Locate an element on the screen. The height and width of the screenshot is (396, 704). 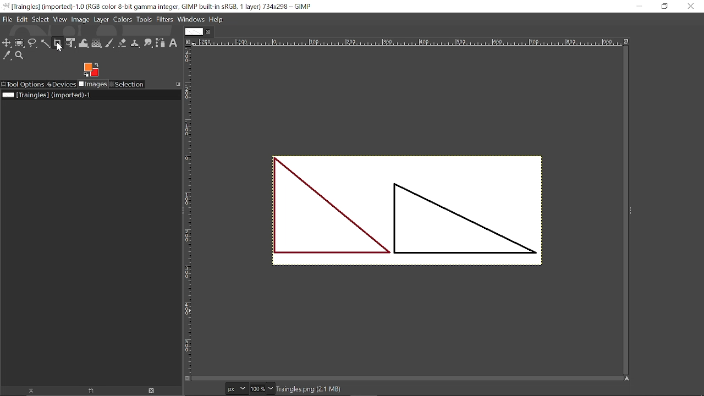
rectangle select tool is located at coordinates (20, 43).